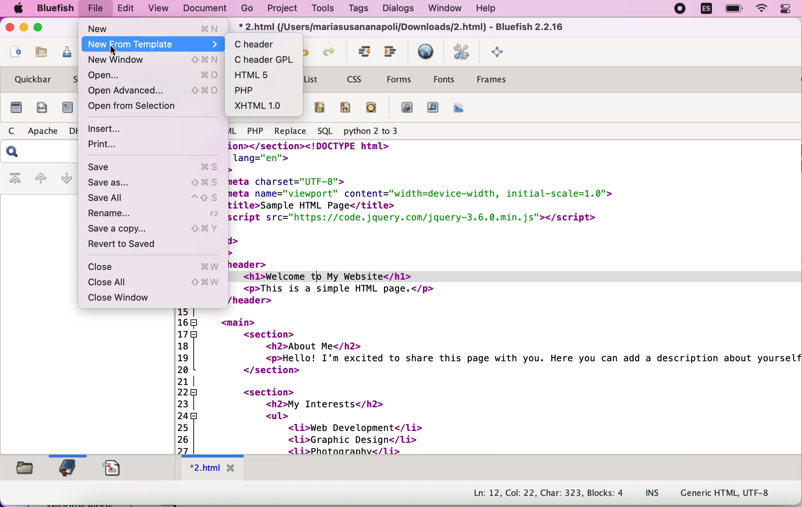  I want to click on ruby parenthesis, so click(319, 107).